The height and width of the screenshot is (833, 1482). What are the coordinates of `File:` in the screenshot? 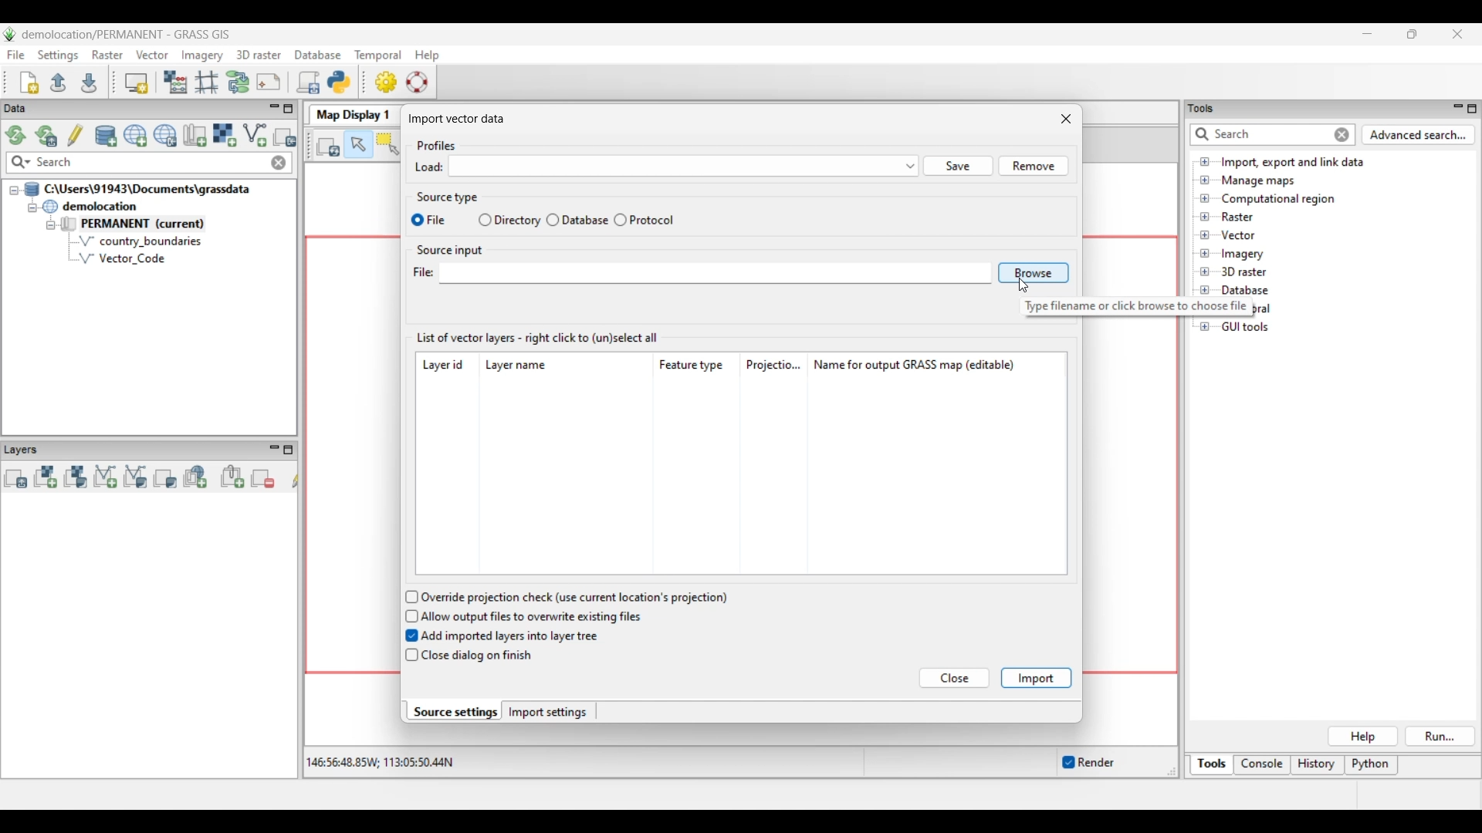 It's located at (421, 274).